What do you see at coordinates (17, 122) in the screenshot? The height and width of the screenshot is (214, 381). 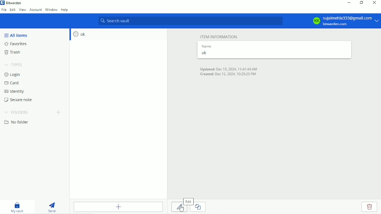 I see `No folder` at bounding box center [17, 122].